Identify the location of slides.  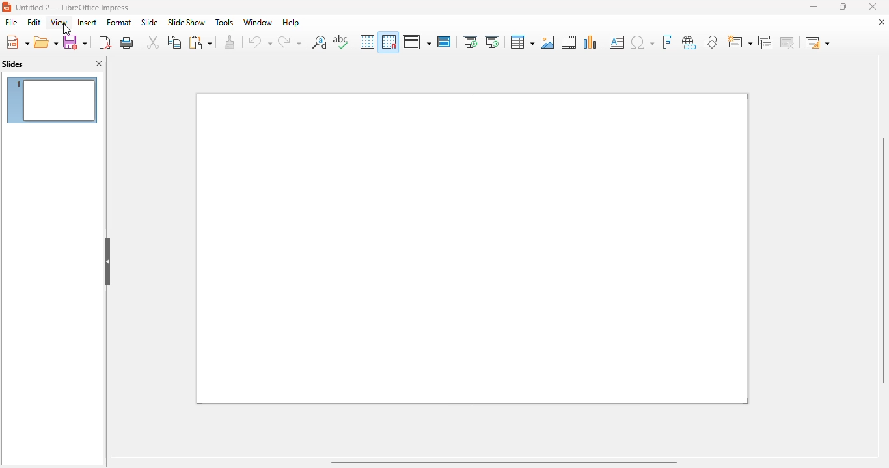
(13, 64).